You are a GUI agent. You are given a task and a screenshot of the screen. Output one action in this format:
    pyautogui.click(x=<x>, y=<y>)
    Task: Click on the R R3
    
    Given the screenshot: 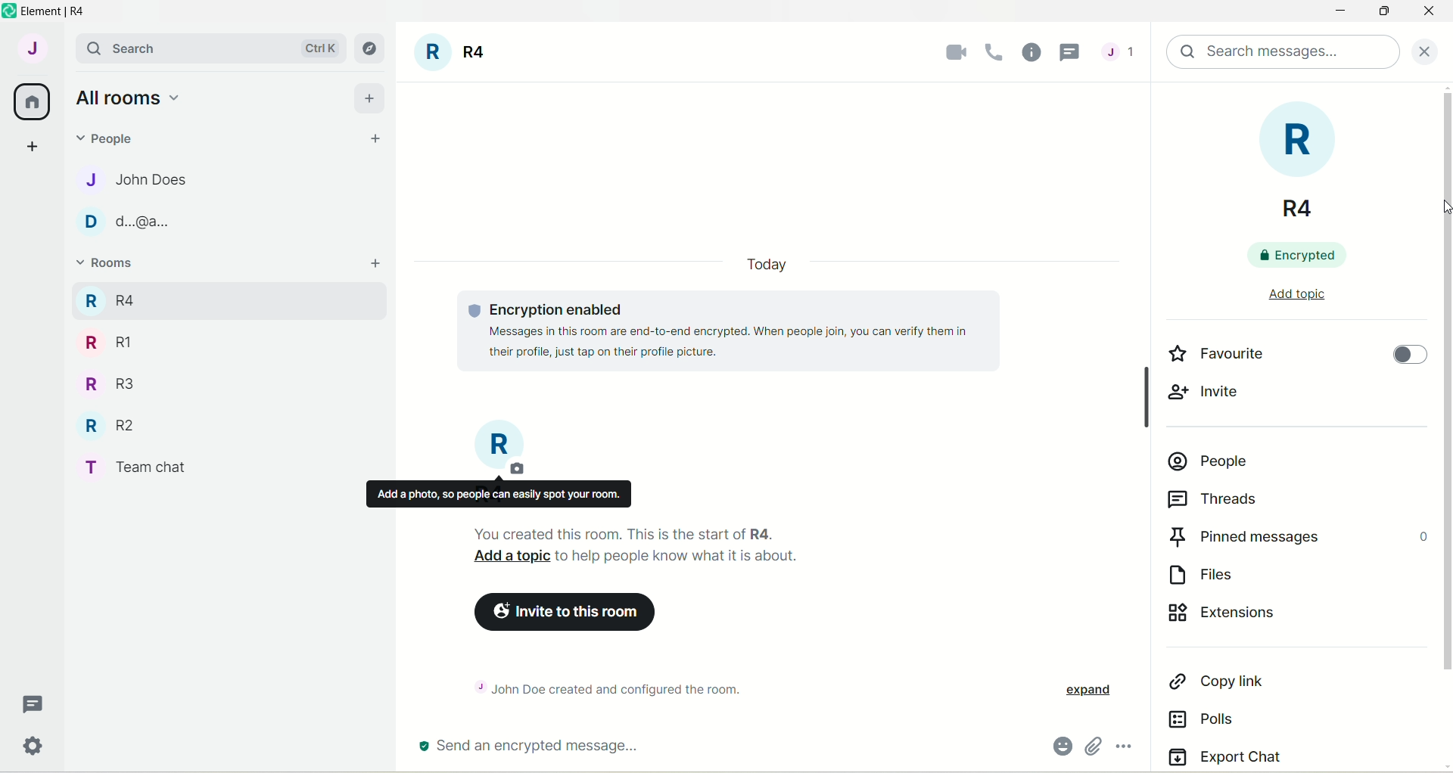 What is the action you would take?
    pyautogui.click(x=105, y=382)
    